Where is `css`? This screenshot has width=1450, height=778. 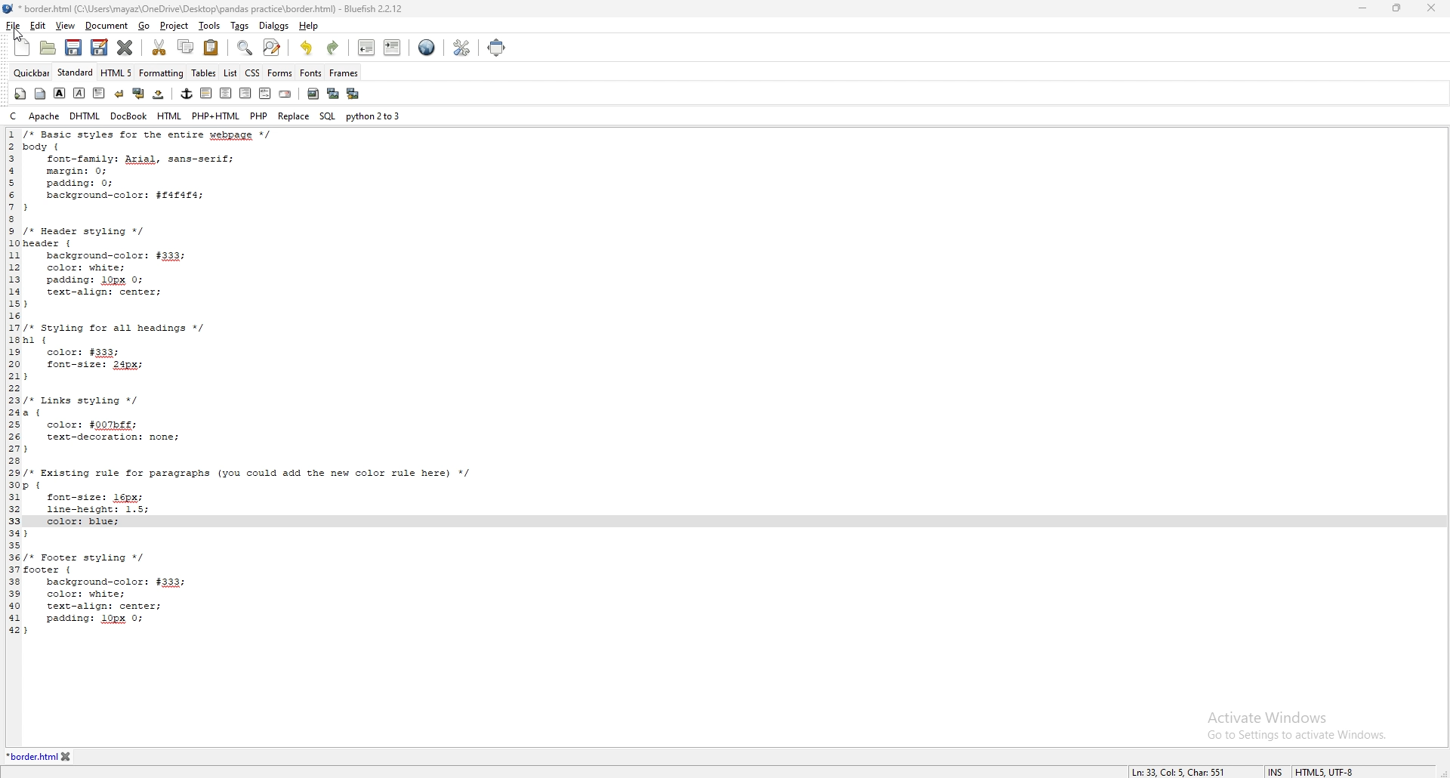 css is located at coordinates (251, 74).